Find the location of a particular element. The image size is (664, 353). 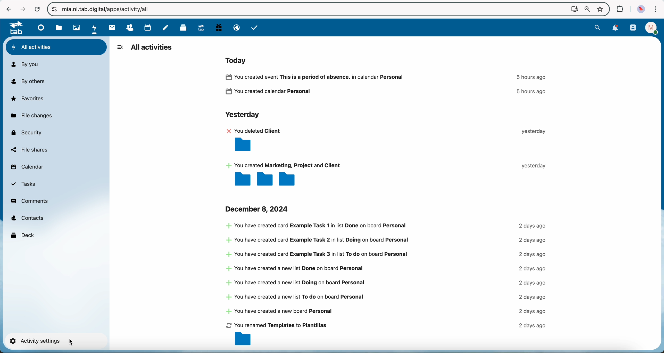

zoom out is located at coordinates (587, 10).